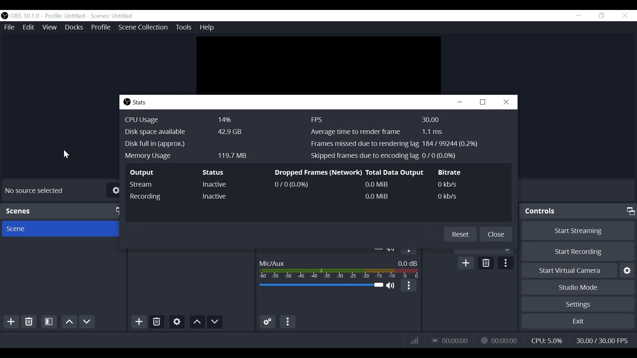  Describe the element at coordinates (138, 322) in the screenshot. I see `Add` at that location.